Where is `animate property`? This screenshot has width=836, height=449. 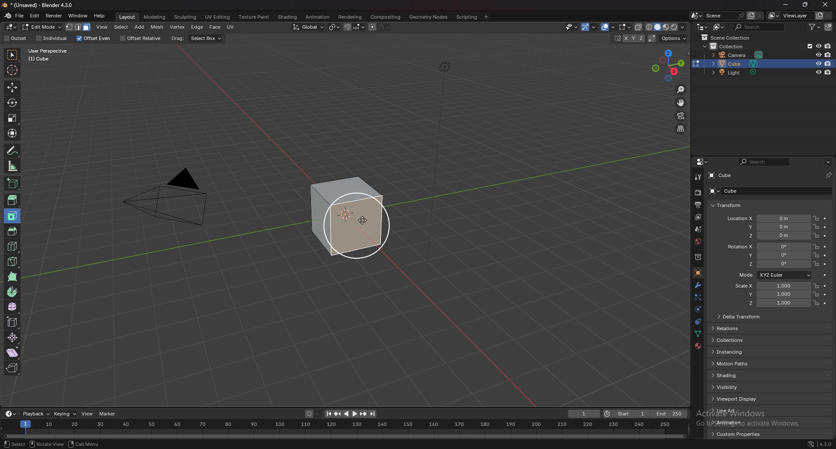
animate property is located at coordinates (825, 219).